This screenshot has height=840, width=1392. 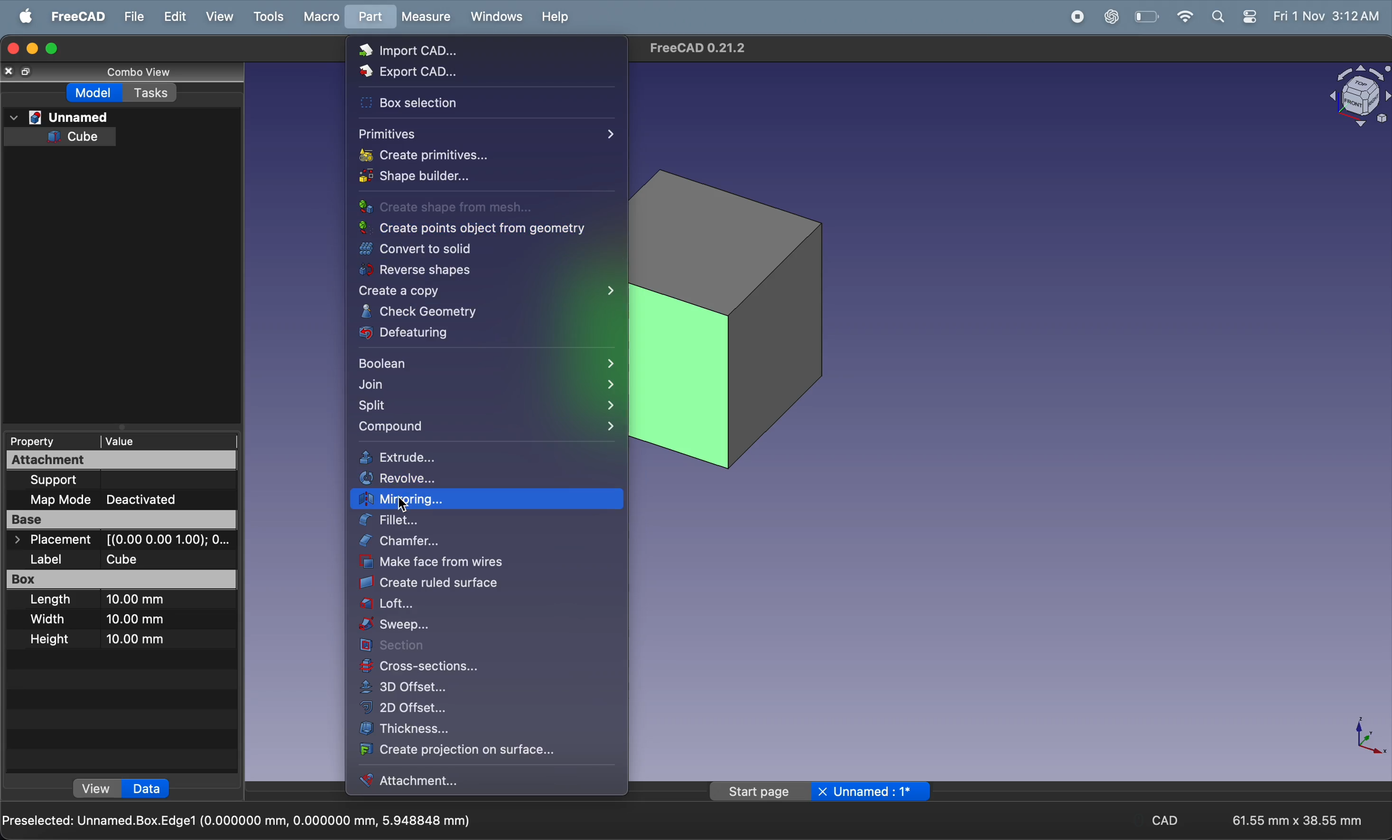 What do you see at coordinates (693, 47) in the screenshot?
I see `FreeCAD 0.21.2` at bounding box center [693, 47].